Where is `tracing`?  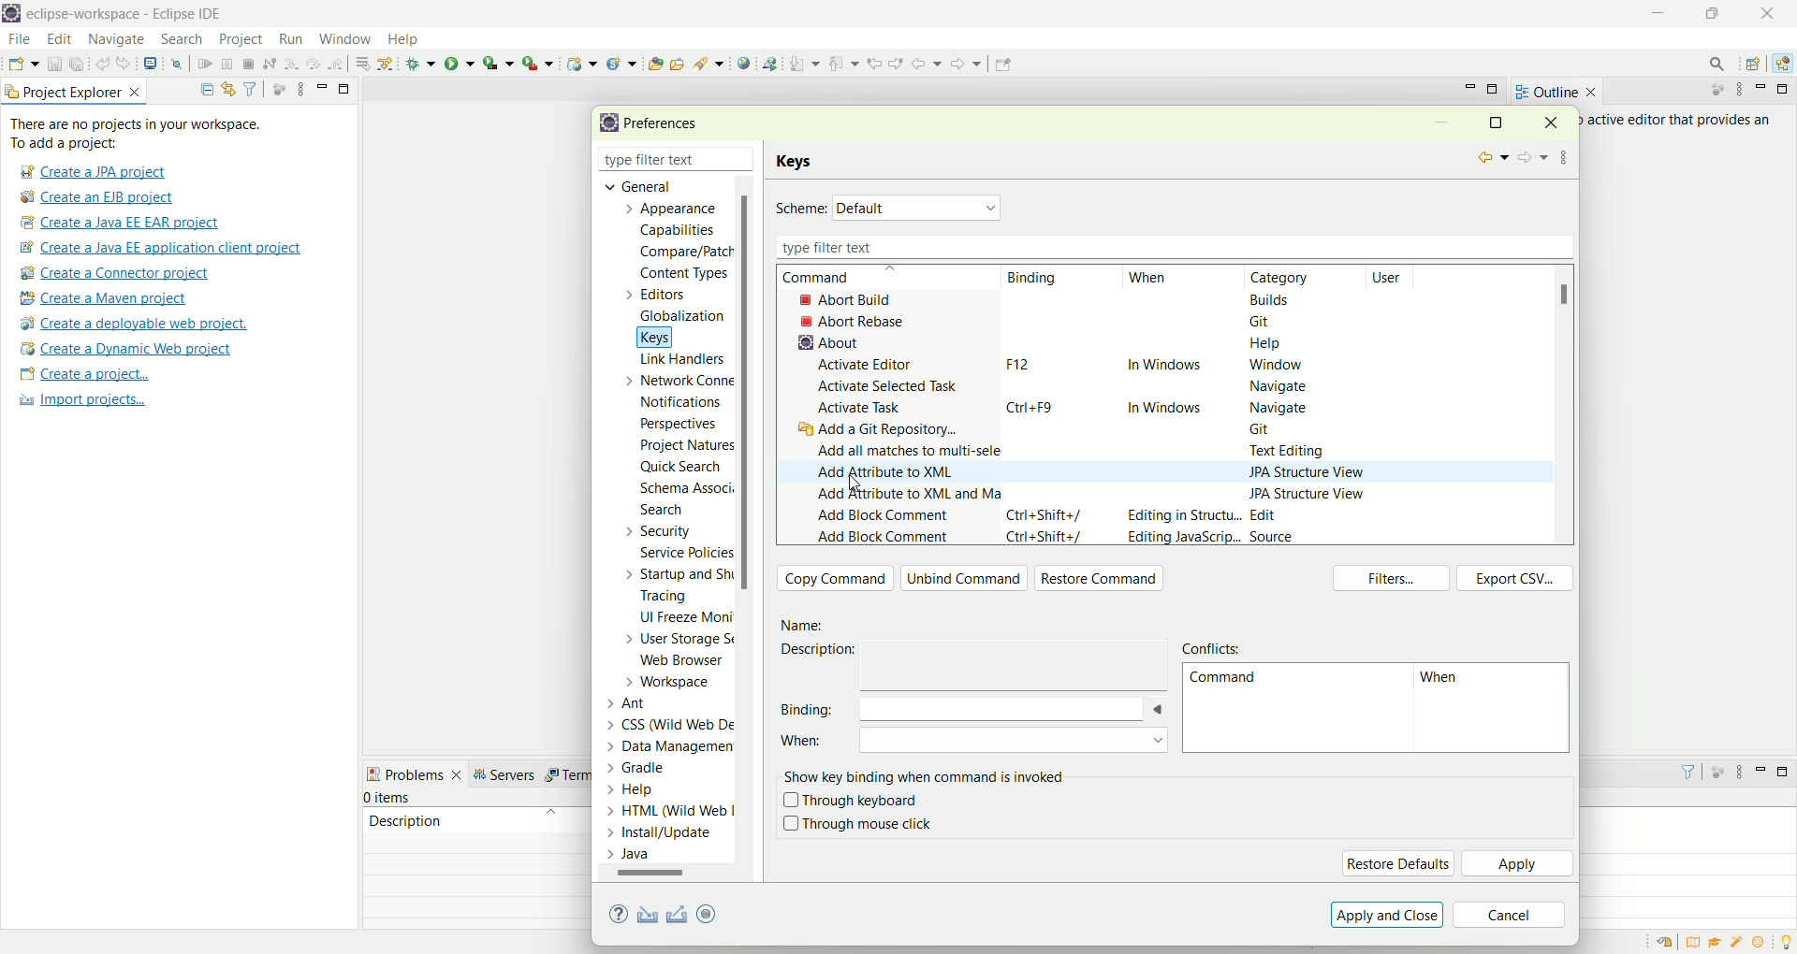 tracing is located at coordinates (677, 598).